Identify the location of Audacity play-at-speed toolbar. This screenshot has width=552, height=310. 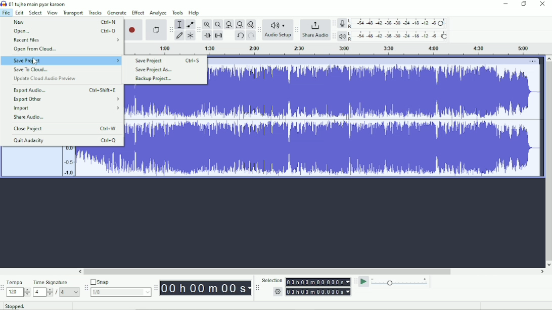
(355, 282).